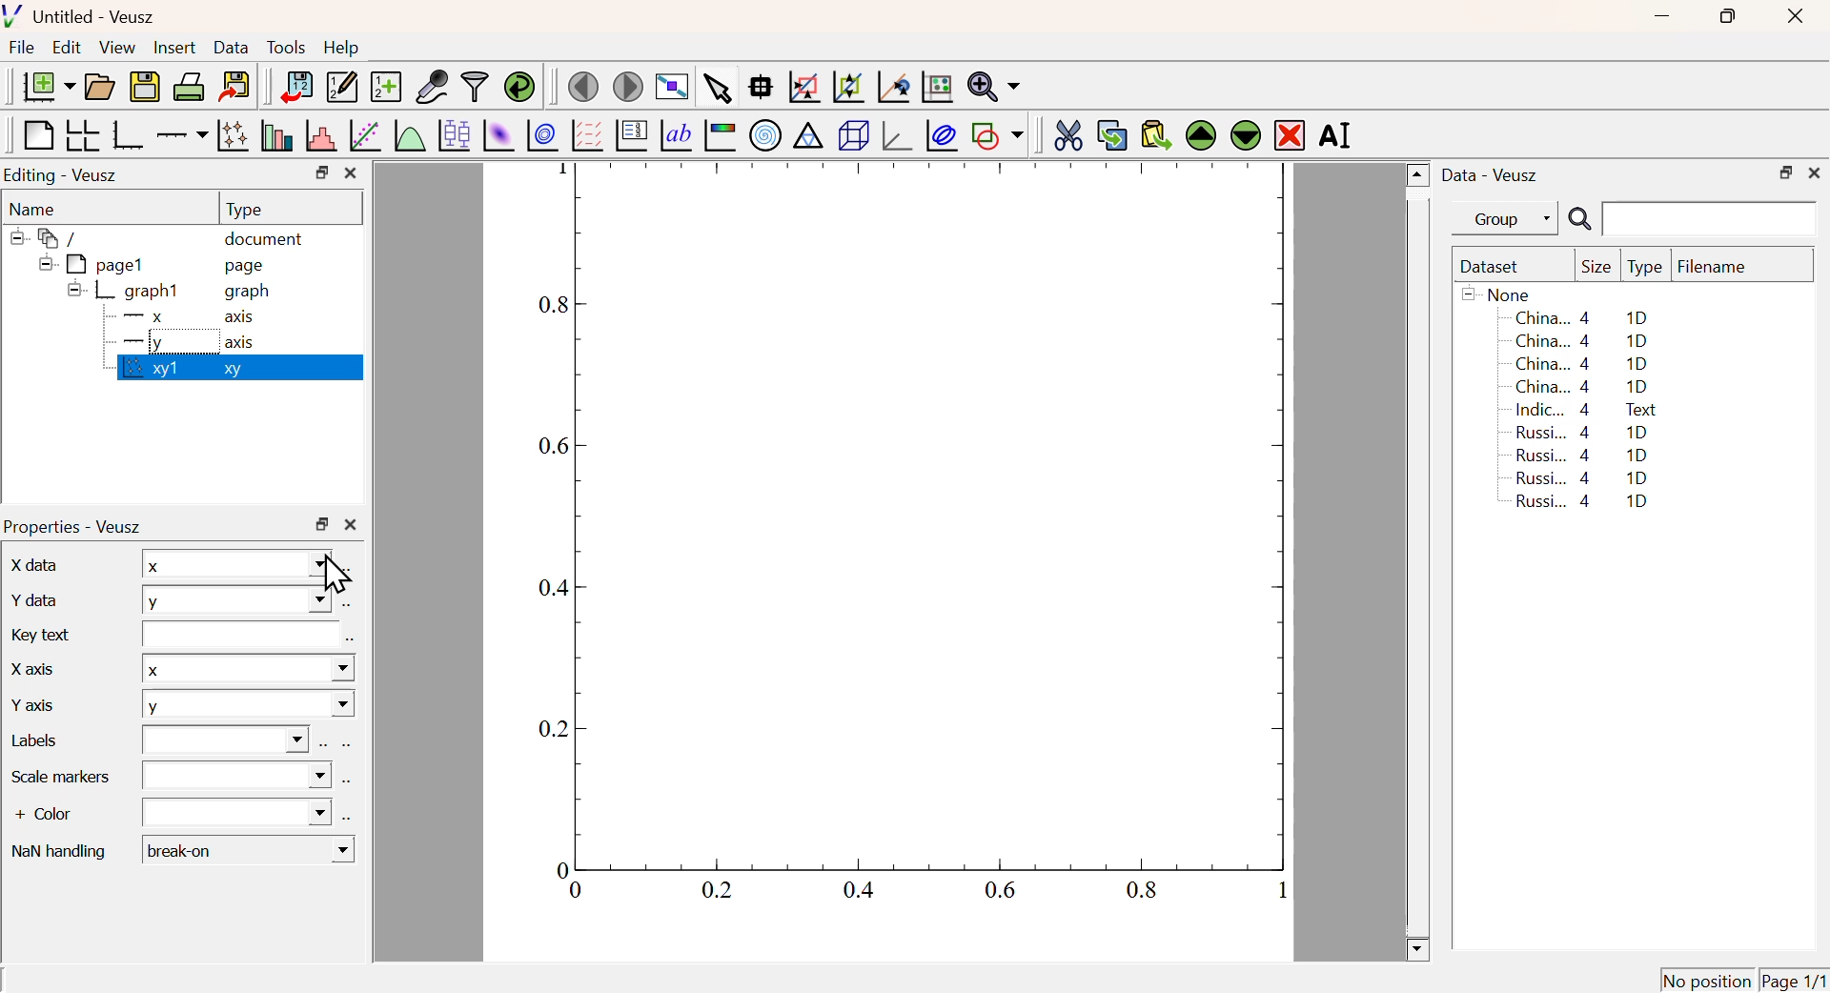  Describe the element at coordinates (901, 539) in the screenshot. I see `Graph` at that location.